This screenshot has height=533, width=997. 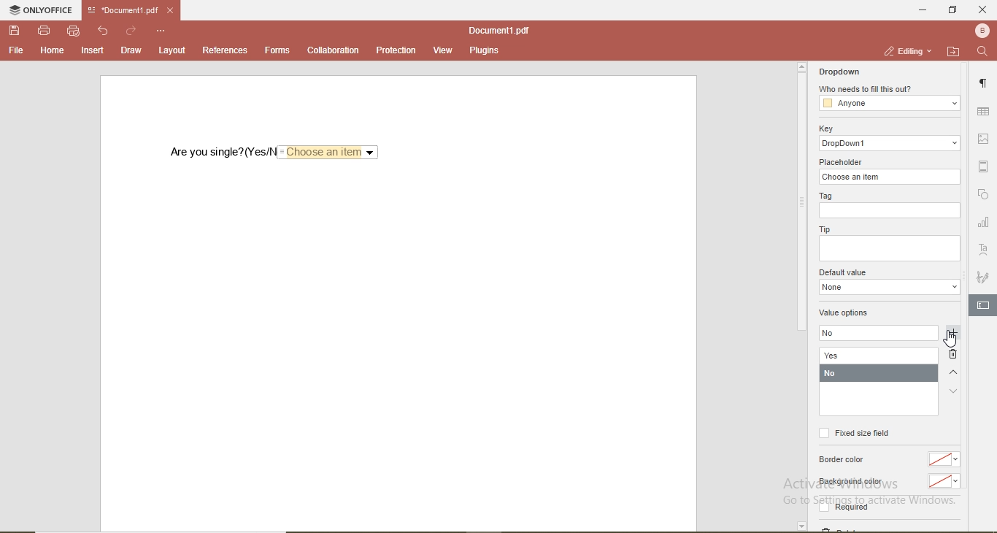 What do you see at coordinates (844, 459) in the screenshot?
I see `Border color` at bounding box center [844, 459].